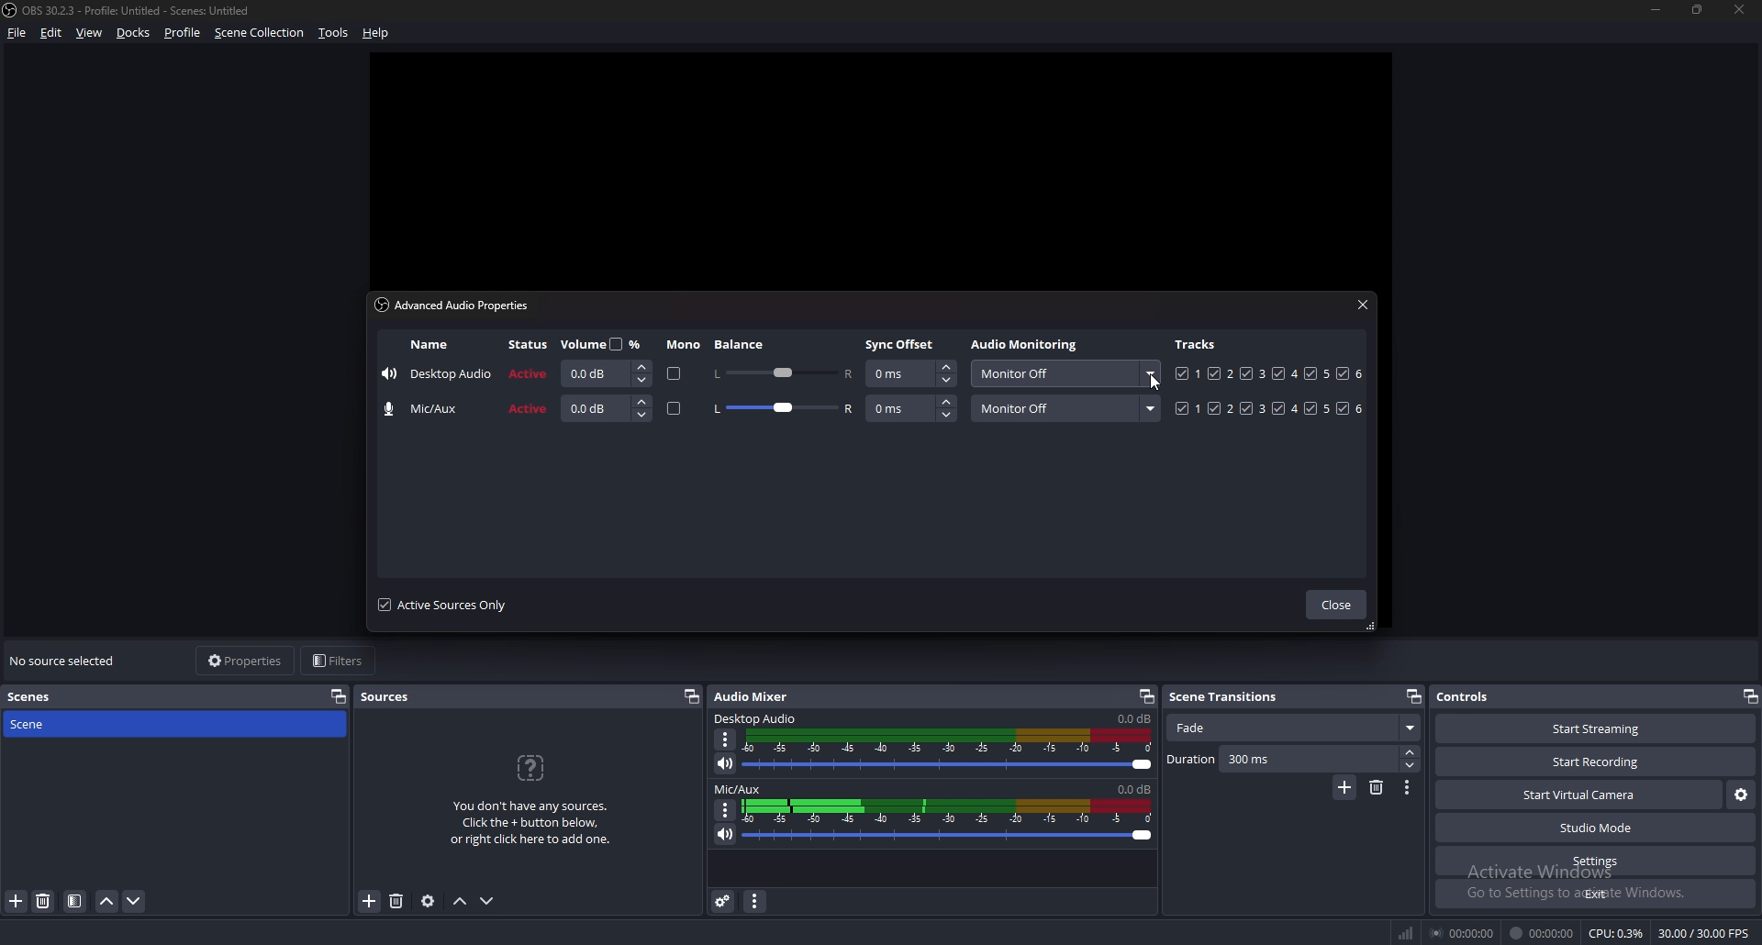 Image resolution: width=1762 pixels, height=945 pixels. Describe the element at coordinates (68, 661) in the screenshot. I see `no souce selected` at that location.